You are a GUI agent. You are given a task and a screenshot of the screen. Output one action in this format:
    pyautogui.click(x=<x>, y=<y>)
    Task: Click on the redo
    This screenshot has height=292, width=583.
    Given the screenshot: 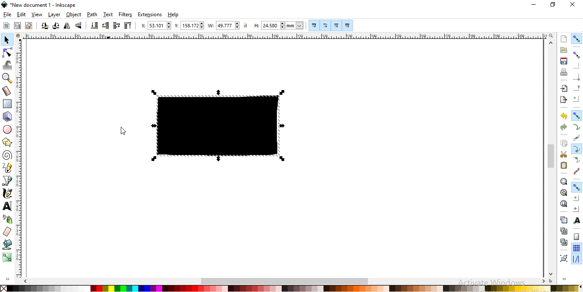 What is the action you would take?
    pyautogui.click(x=563, y=127)
    